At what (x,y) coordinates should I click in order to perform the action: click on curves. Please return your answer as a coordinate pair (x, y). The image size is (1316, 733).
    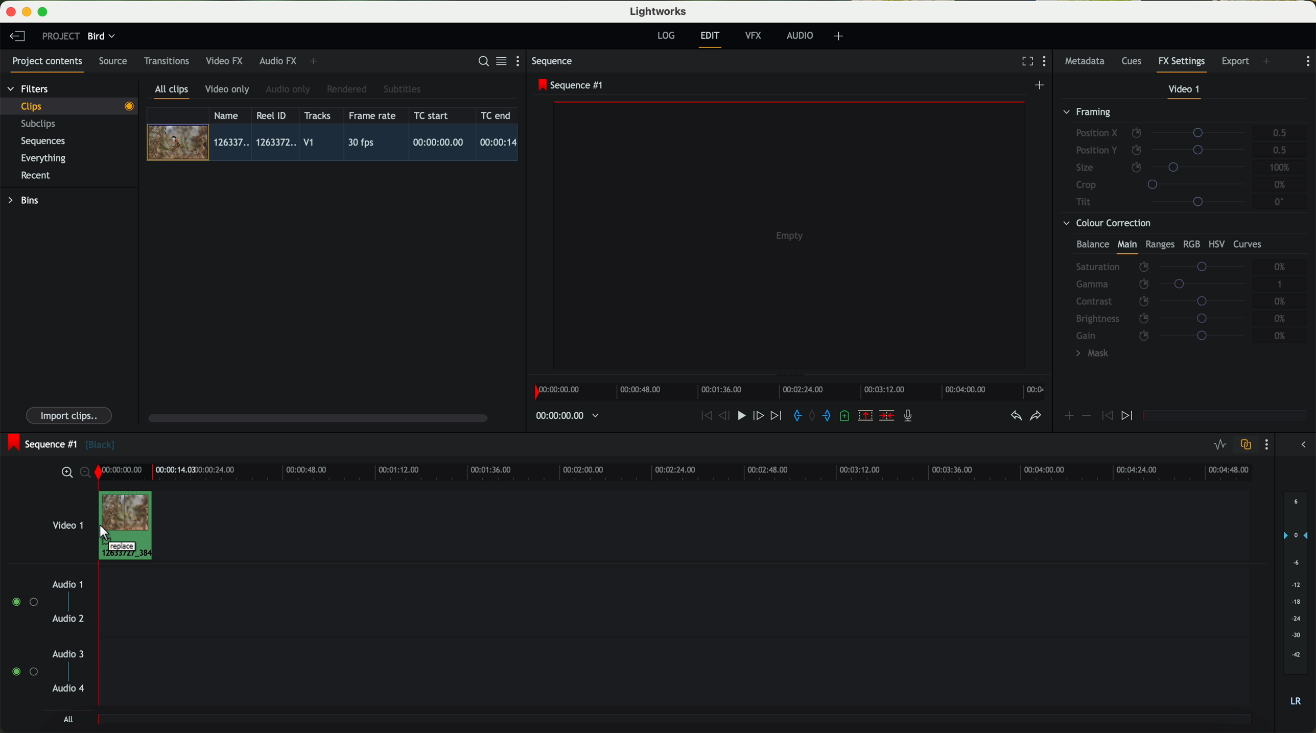
    Looking at the image, I should click on (1248, 245).